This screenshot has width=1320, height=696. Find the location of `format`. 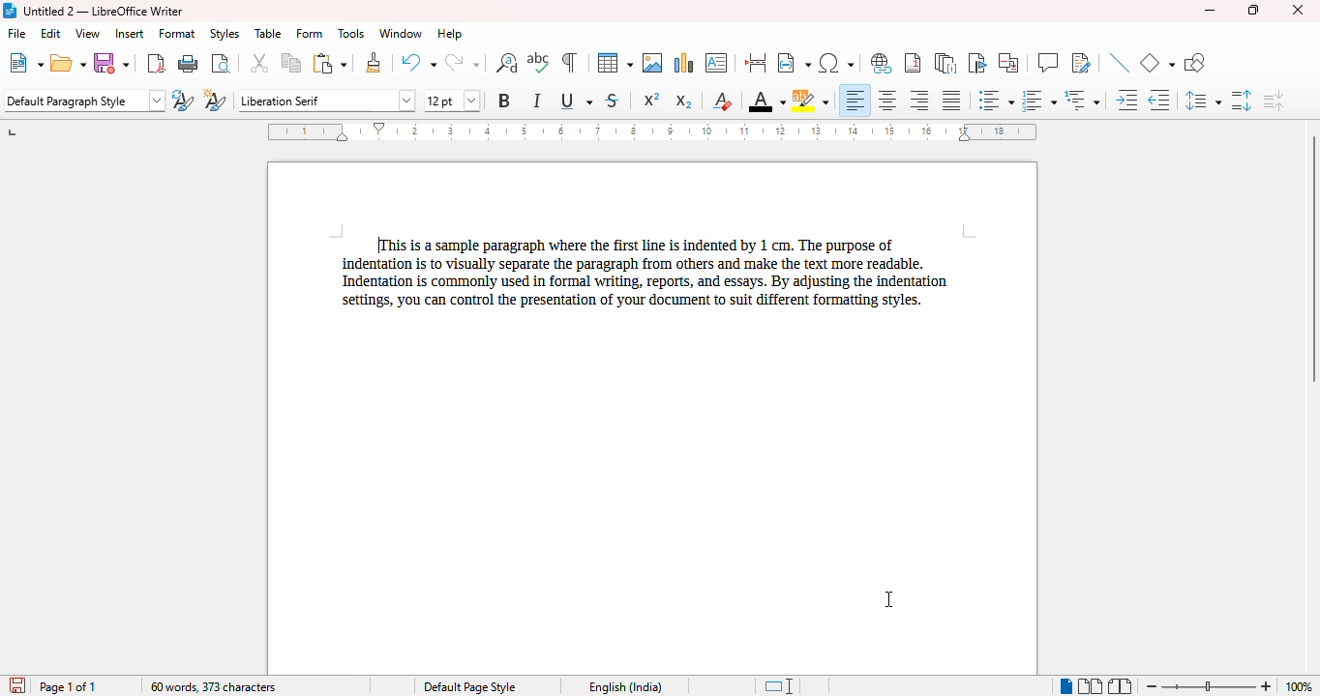

format is located at coordinates (177, 34).